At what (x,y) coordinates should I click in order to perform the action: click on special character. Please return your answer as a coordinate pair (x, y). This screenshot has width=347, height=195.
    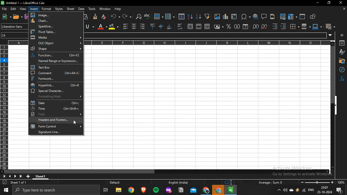
    Looking at the image, I should click on (55, 91).